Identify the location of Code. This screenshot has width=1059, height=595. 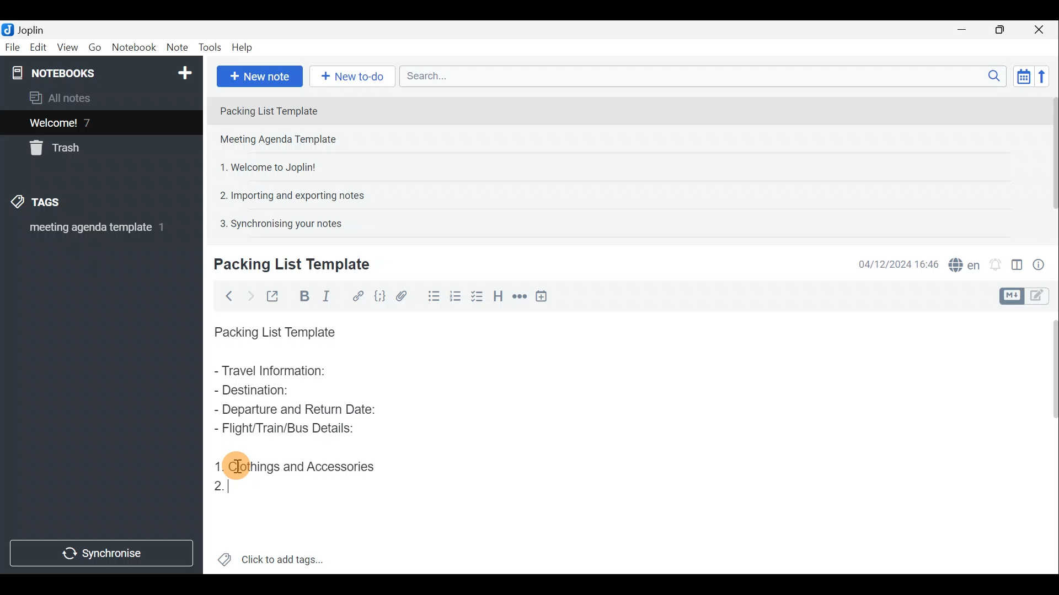
(379, 295).